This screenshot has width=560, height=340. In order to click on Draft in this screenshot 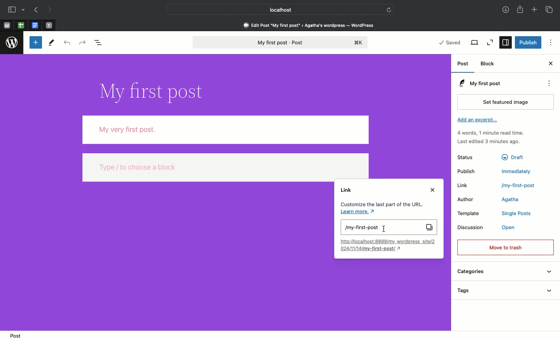, I will do `click(514, 157)`.